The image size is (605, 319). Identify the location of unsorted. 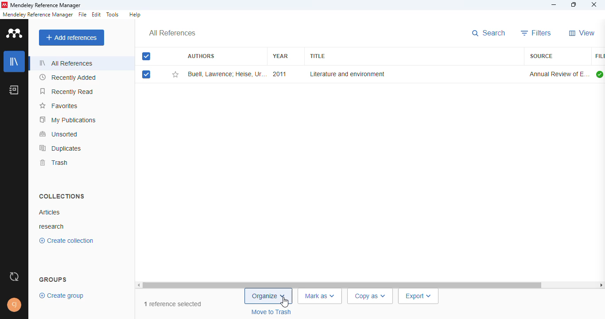
(59, 134).